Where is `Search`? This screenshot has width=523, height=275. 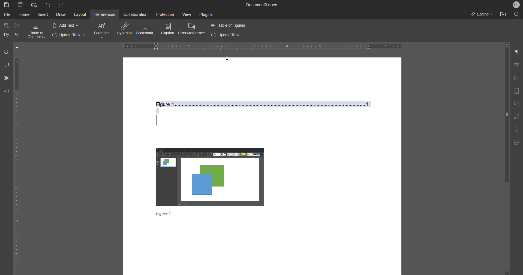 Search is located at coordinates (518, 14).